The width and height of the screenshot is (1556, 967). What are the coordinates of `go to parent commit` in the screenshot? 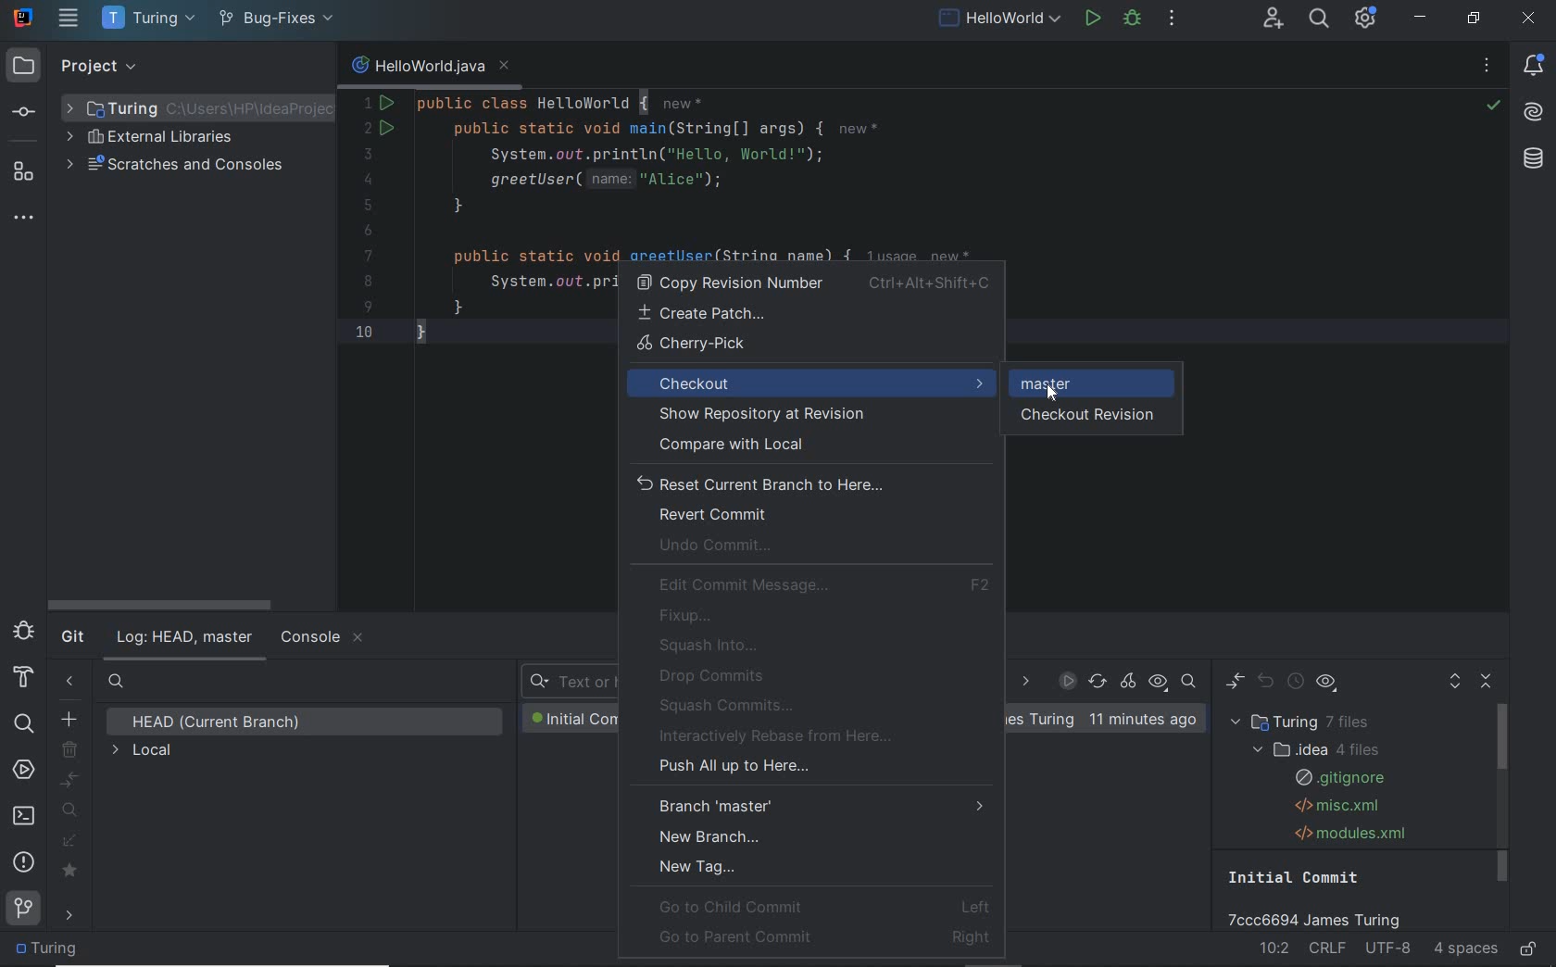 It's located at (825, 936).